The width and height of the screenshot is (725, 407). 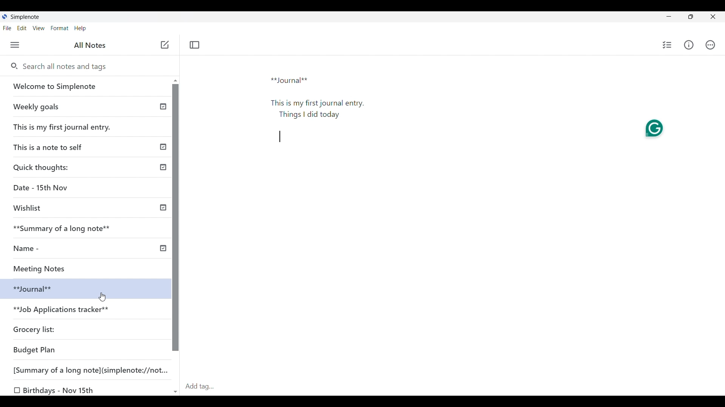 What do you see at coordinates (5, 16) in the screenshot?
I see `Software logo` at bounding box center [5, 16].